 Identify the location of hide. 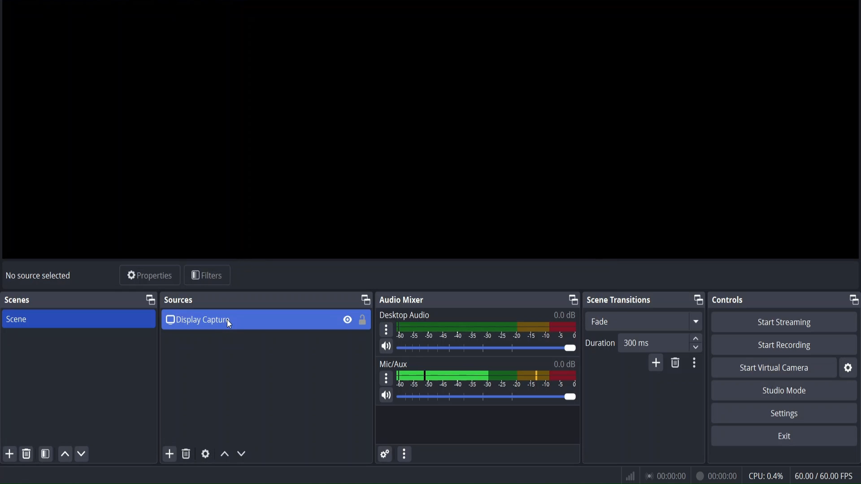
(348, 320).